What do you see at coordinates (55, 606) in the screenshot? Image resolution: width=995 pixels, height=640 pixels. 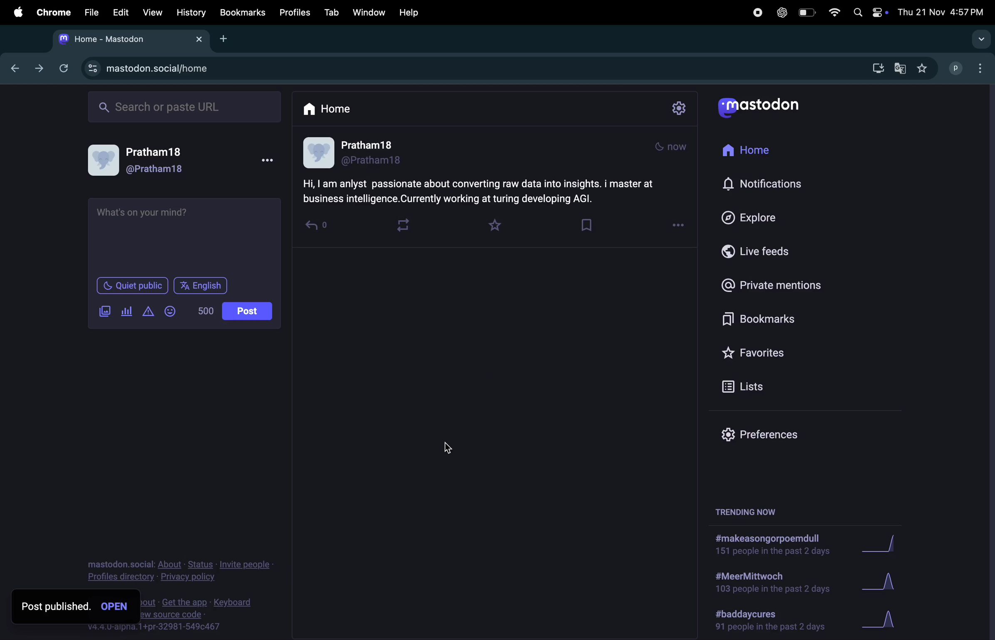 I see `post published` at bounding box center [55, 606].